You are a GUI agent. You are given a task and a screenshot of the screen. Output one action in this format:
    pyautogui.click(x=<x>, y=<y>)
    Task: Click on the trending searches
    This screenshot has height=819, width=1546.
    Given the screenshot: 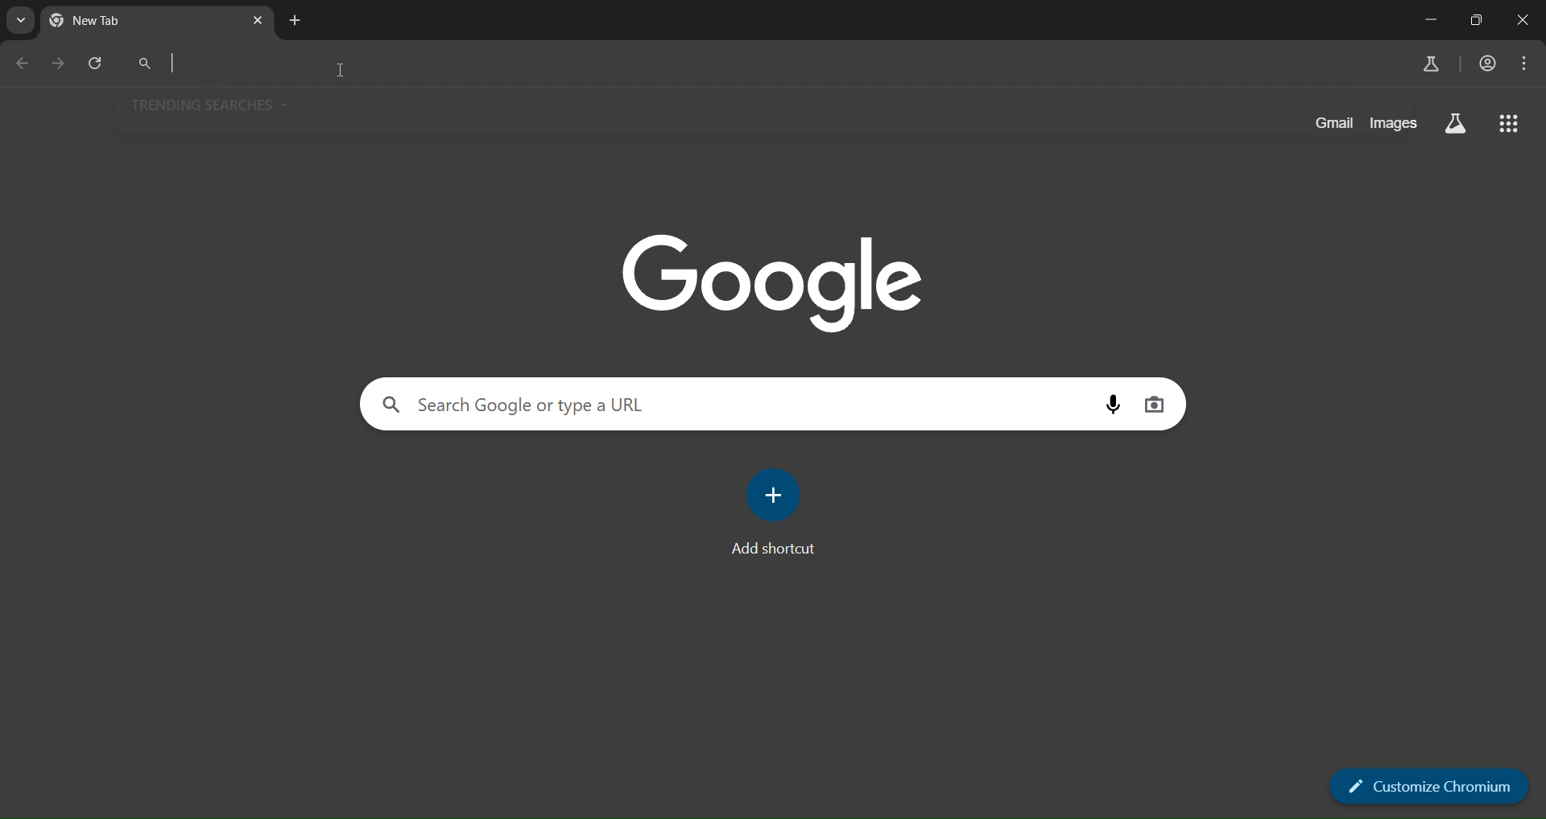 What is the action you would take?
    pyautogui.click(x=213, y=105)
    